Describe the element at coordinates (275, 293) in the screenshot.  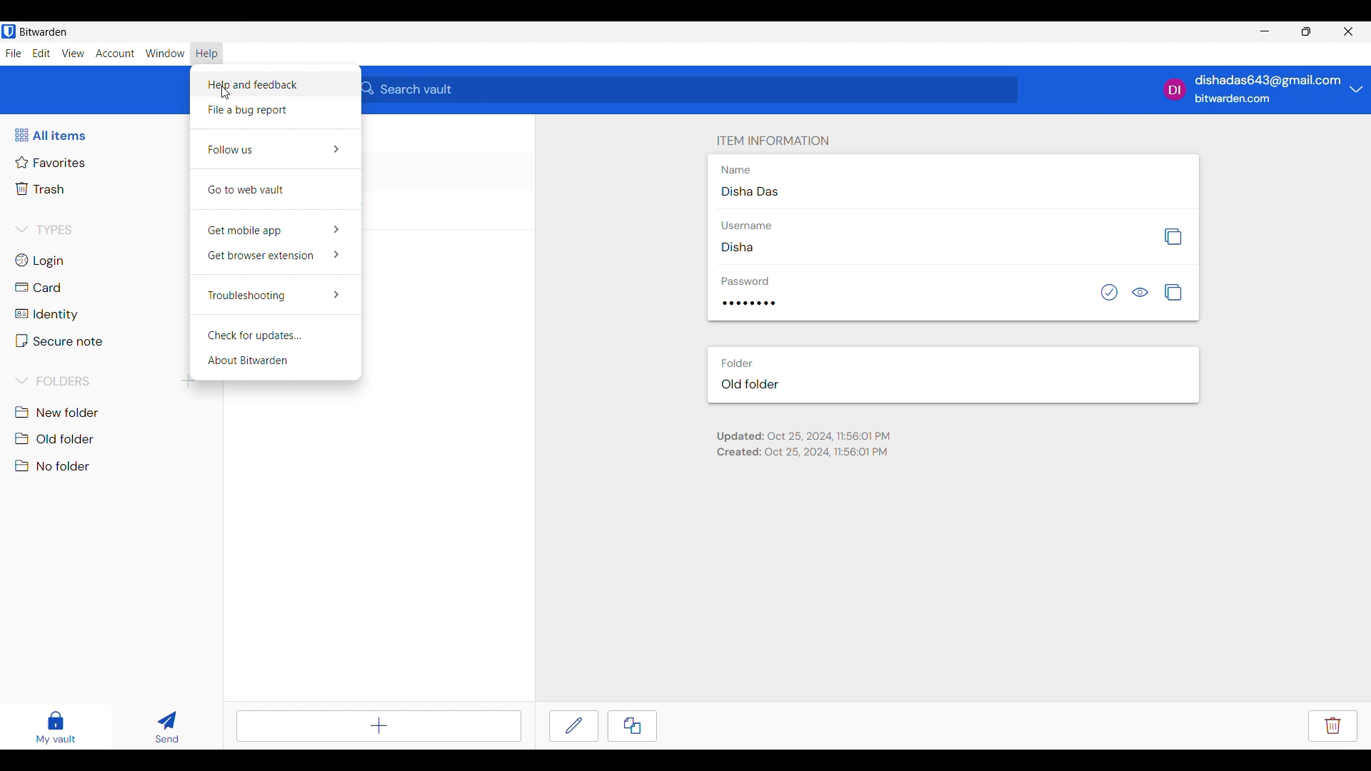
I see `Troubleshooting options` at that location.